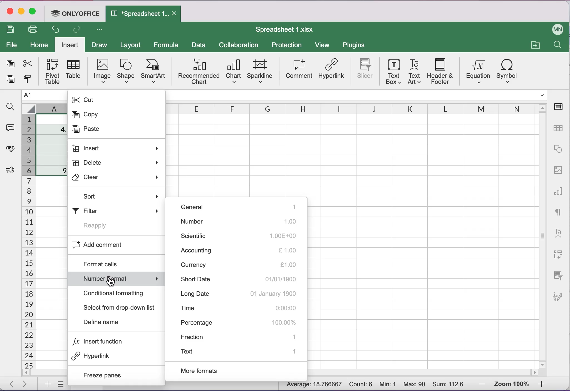 This screenshot has width=570, height=391. I want to click on accounting, so click(242, 250).